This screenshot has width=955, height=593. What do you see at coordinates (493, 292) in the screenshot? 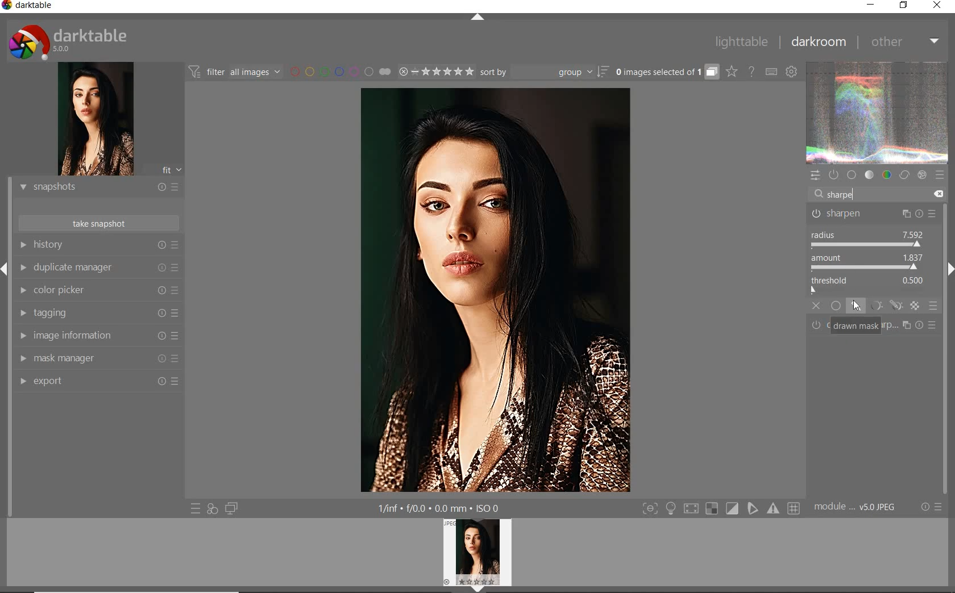
I see `selected image` at bounding box center [493, 292].